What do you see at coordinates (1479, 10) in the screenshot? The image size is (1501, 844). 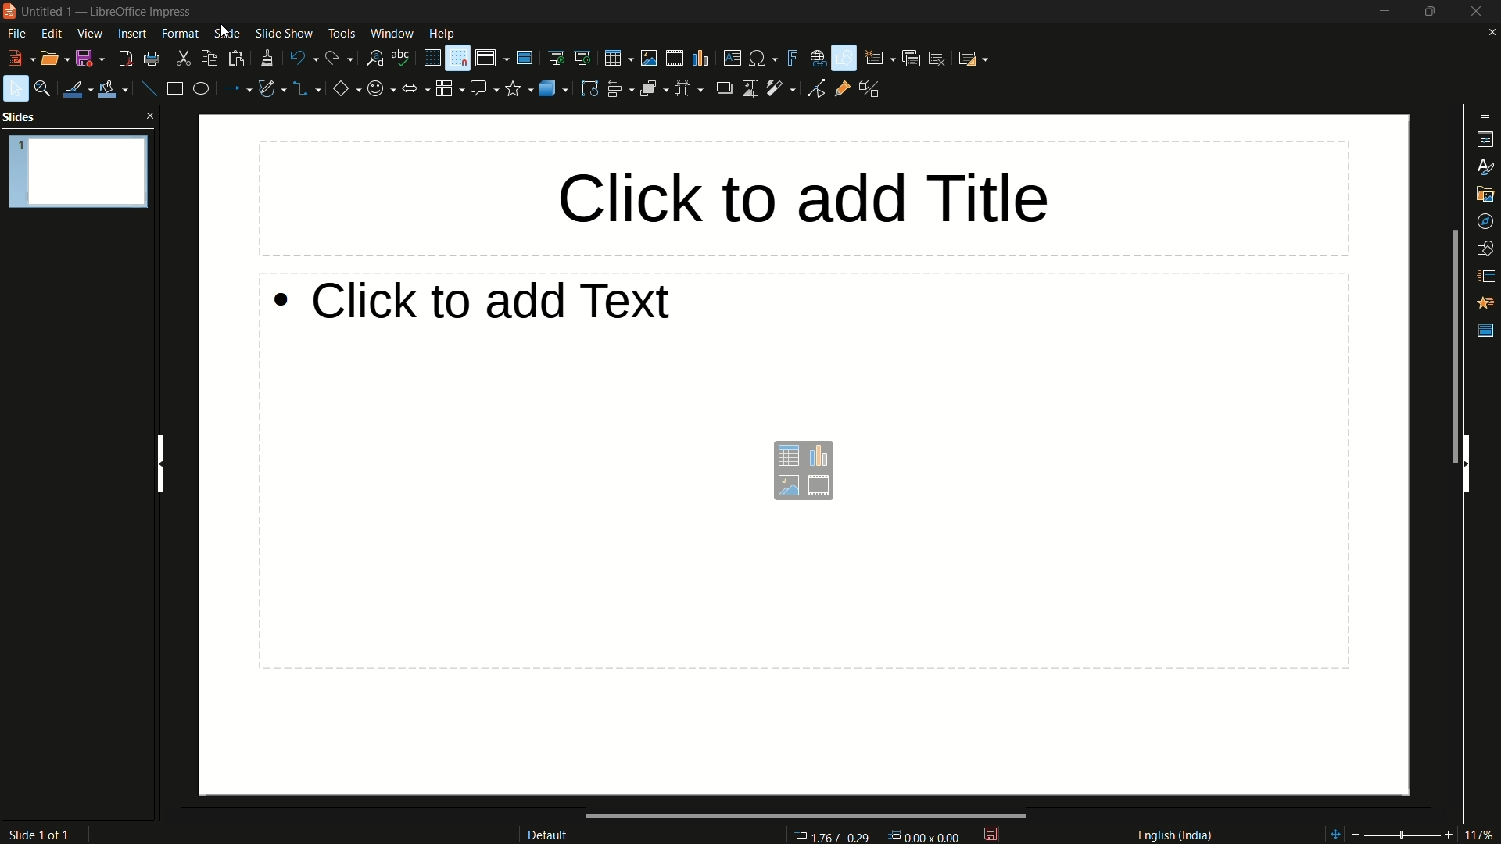 I see `close app` at bounding box center [1479, 10].